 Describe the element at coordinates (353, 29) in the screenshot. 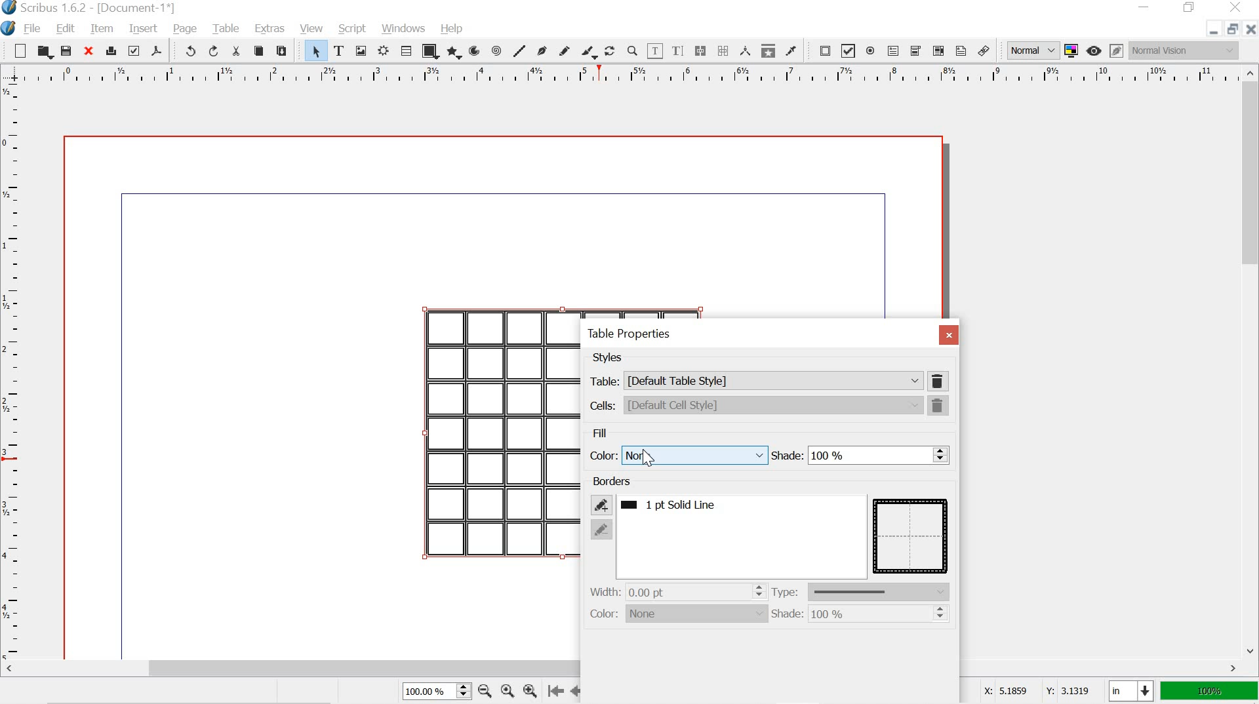

I see `script` at that location.